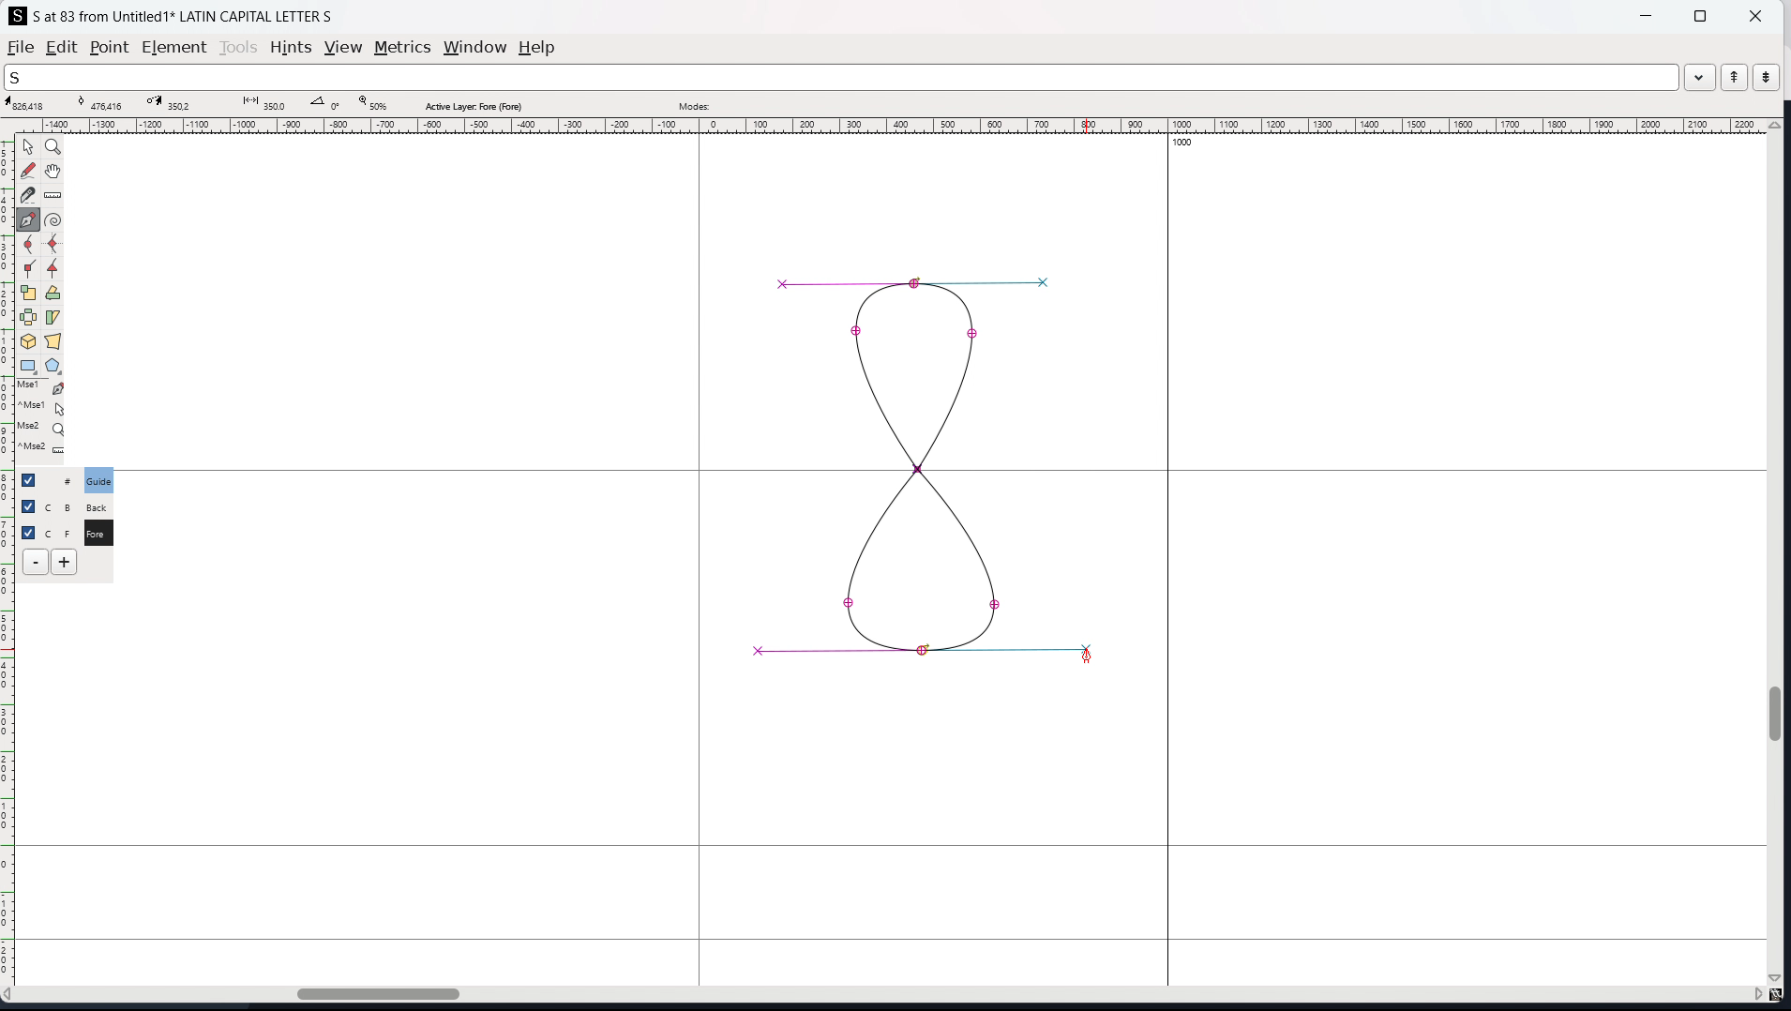  I want to click on search  the wordlist, so click(841, 77).